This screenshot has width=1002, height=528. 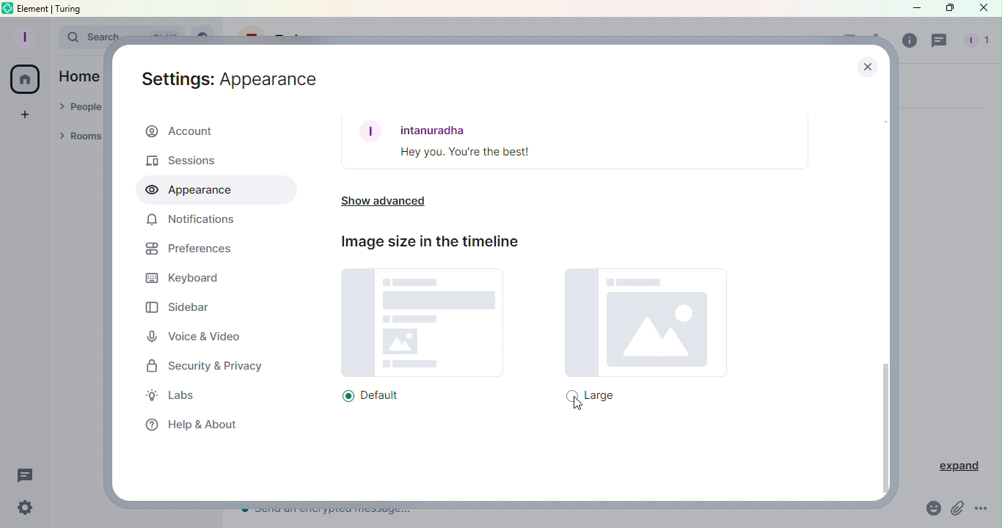 What do you see at coordinates (418, 337) in the screenshot?
I see `Default` at bounding box center [418, 337].